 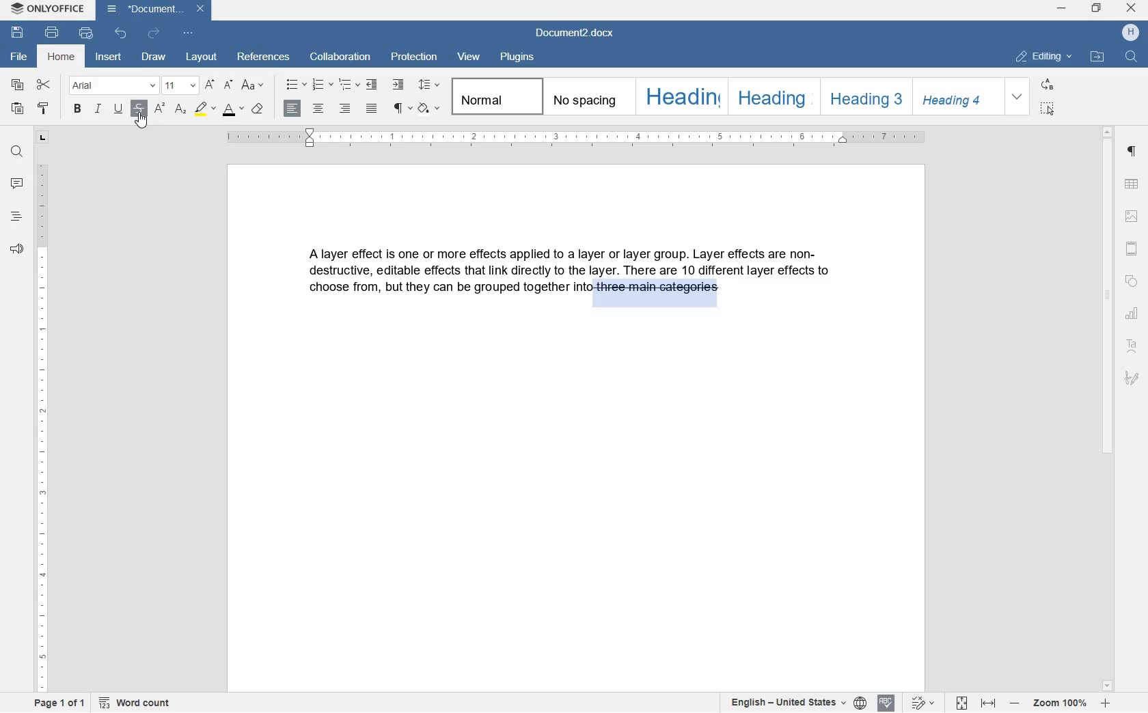 I want to click on align center, so click(x=318, y=111).